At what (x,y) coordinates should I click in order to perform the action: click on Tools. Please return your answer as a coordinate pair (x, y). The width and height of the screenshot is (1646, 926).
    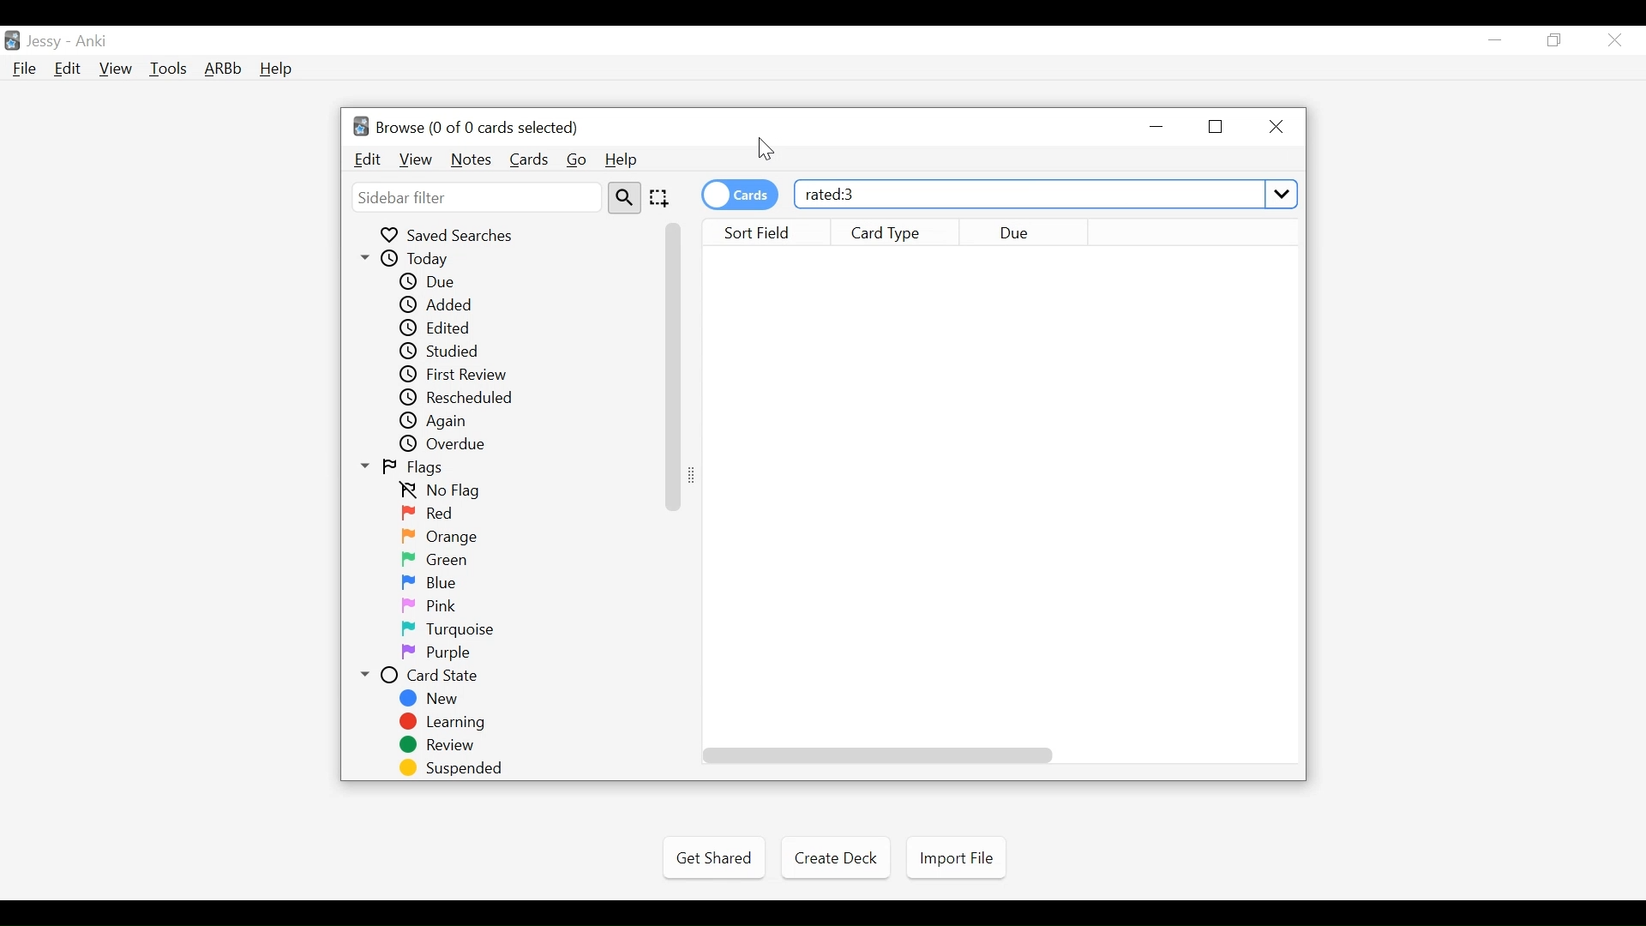
    Looking at the image, I should click on (171, 68).